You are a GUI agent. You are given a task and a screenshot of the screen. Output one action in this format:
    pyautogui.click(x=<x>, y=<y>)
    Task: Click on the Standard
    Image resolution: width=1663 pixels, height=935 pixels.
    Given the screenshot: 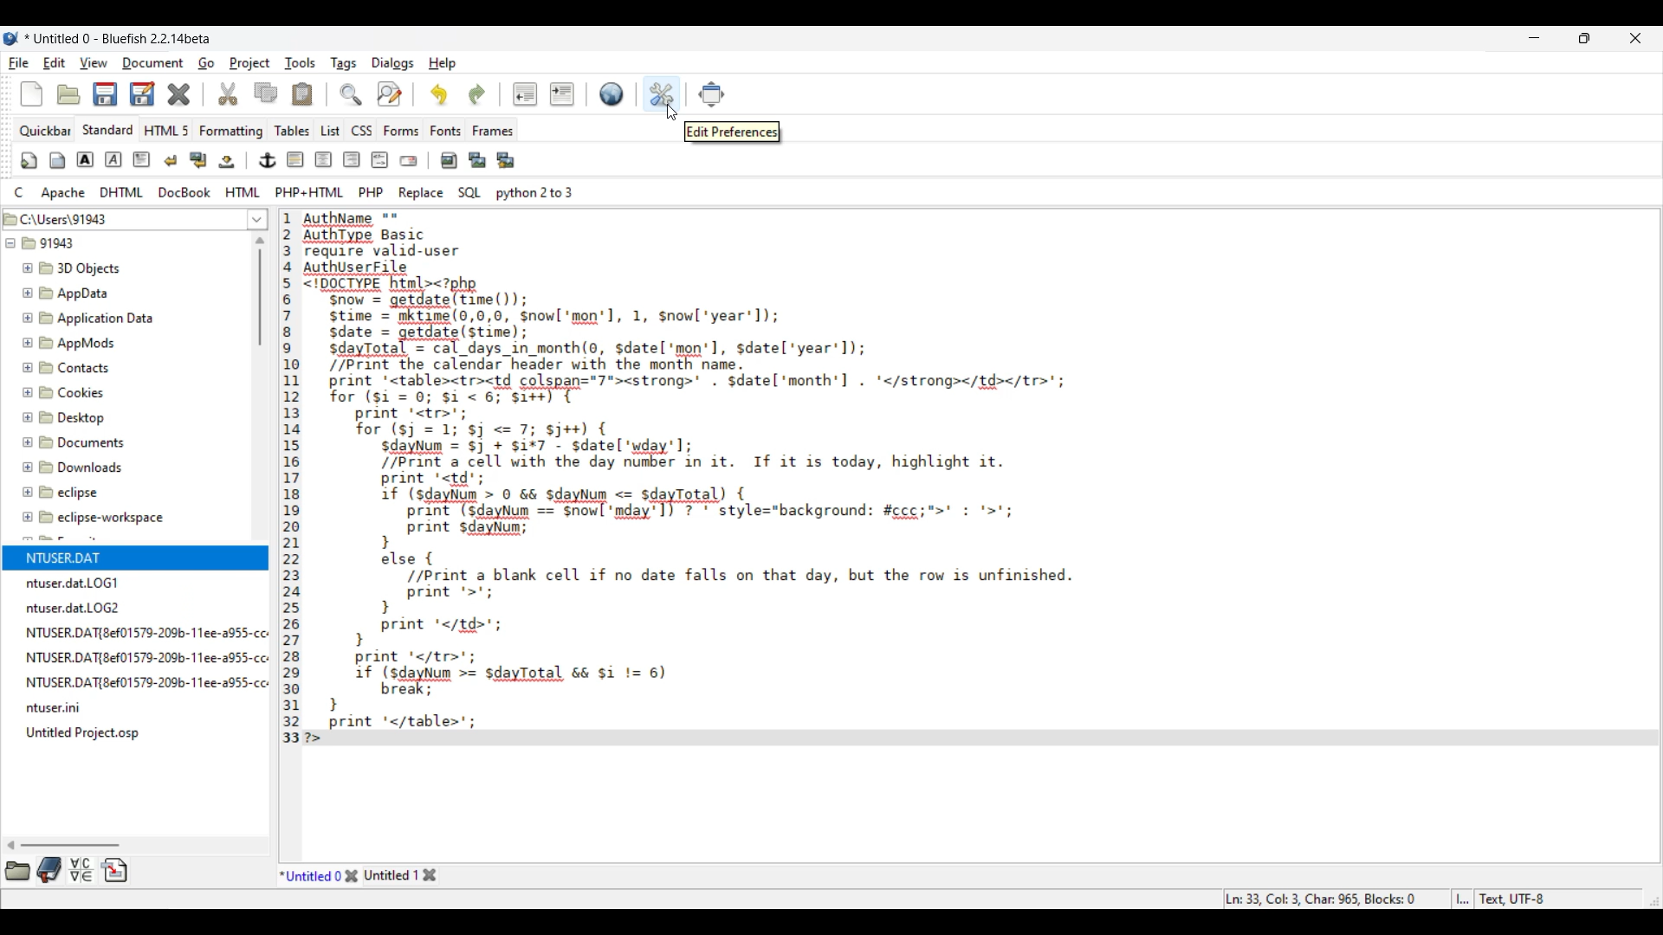 What is the action you would take?
    pyautogui.click(x=108, y=130)
    